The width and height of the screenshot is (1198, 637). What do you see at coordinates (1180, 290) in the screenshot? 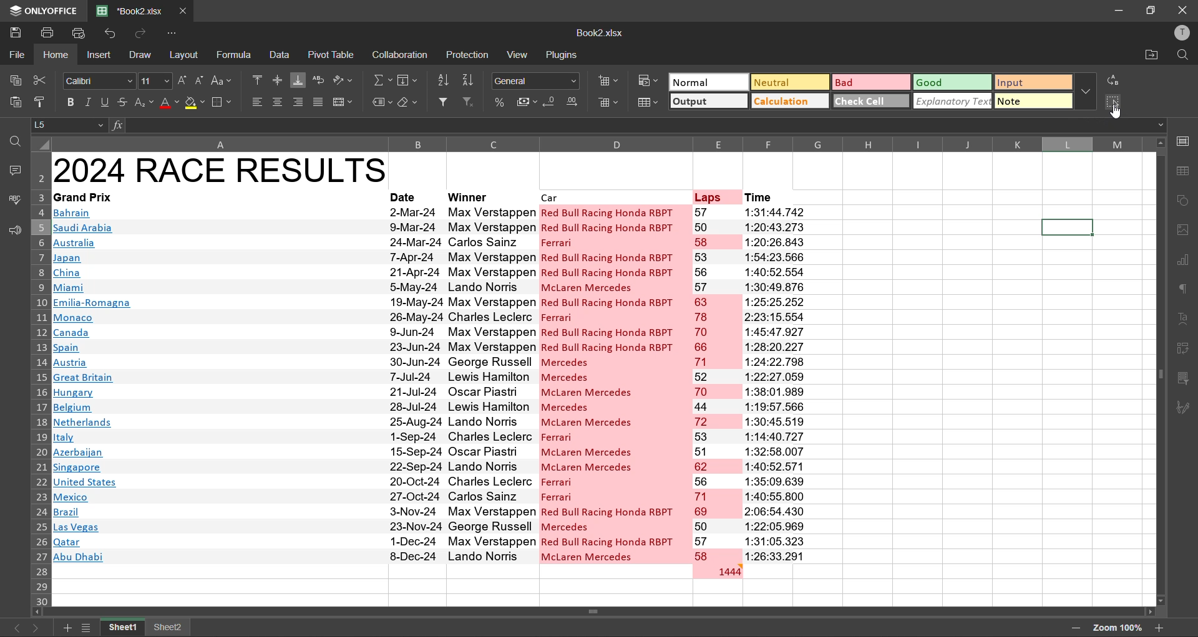
I see `paragraph` at bounding box center [1180, 290].